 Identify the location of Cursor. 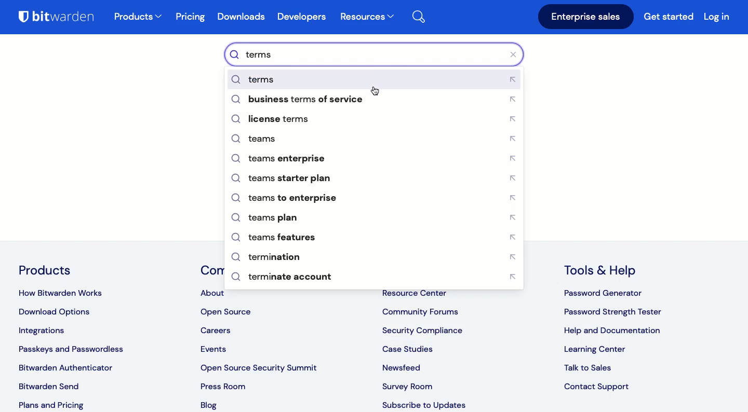
(375, 91).